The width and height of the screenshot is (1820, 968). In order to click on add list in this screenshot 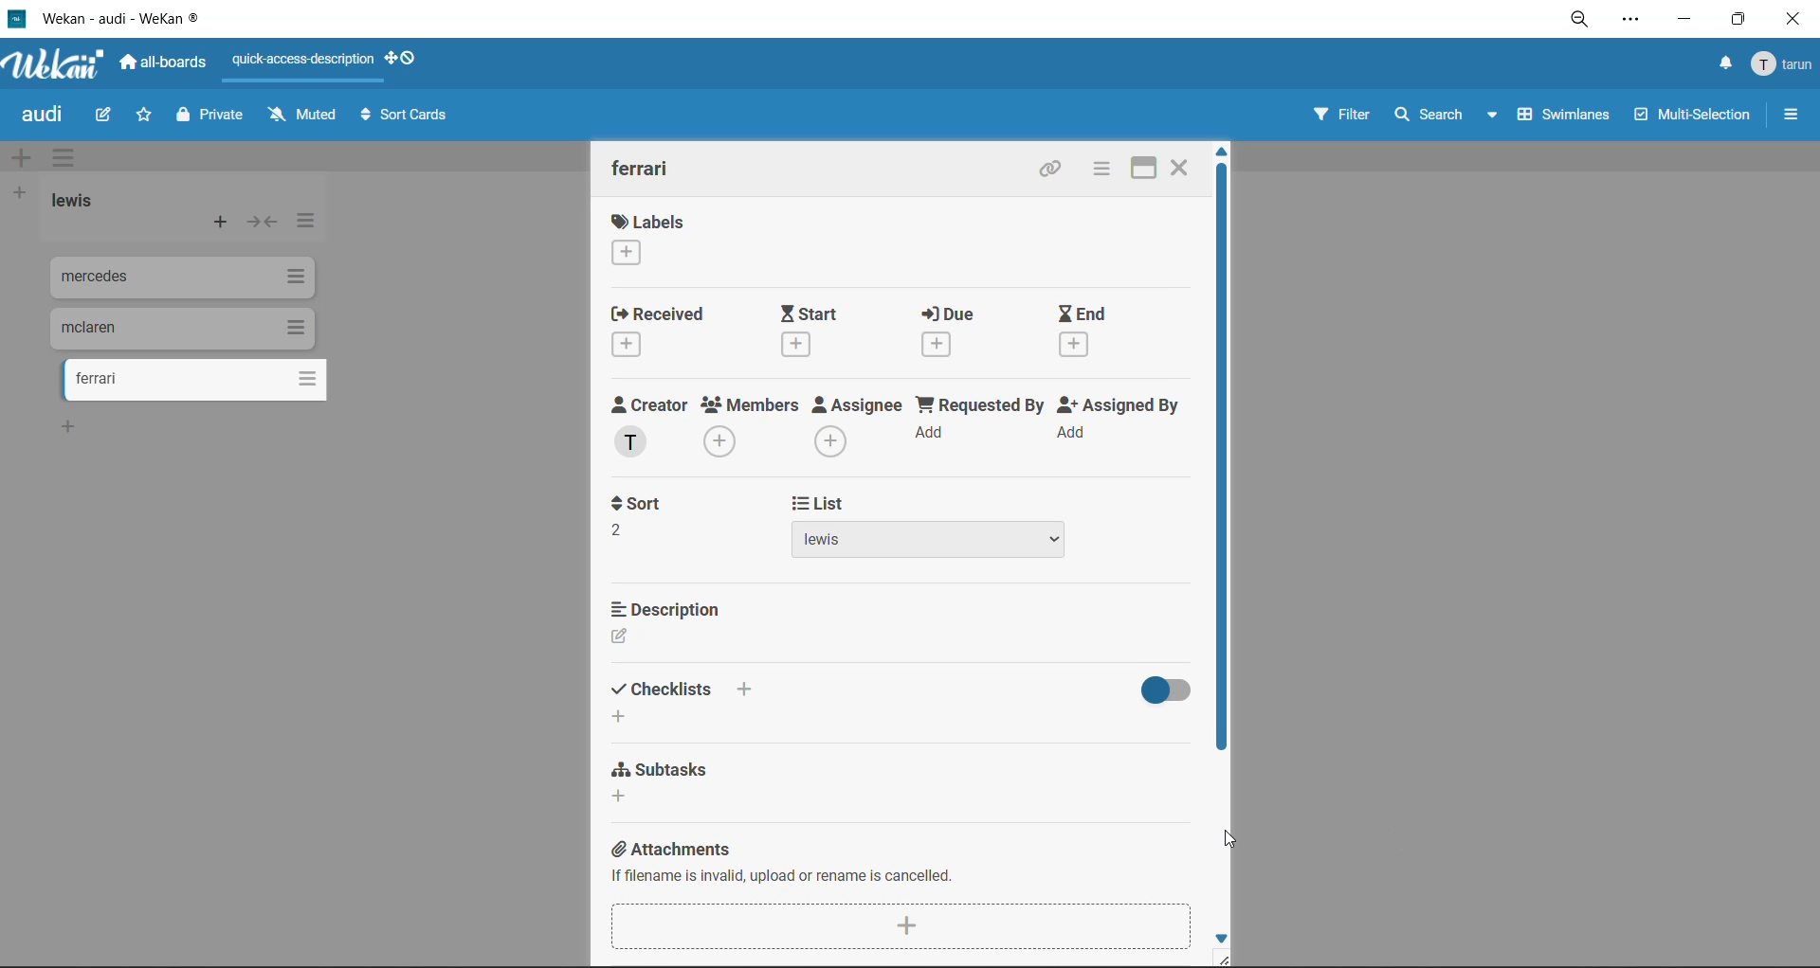, I will do `click(21, 196)`.